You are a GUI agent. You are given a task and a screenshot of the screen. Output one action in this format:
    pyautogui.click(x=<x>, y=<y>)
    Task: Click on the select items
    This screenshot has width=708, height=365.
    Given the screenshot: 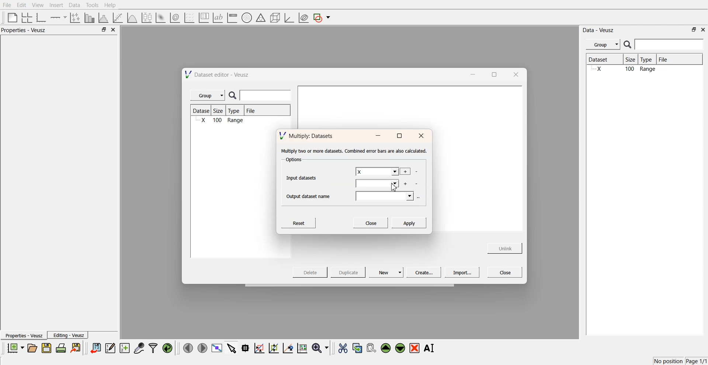 What is the action you would take?
    pyautogui.click(x=232, y=348)
    